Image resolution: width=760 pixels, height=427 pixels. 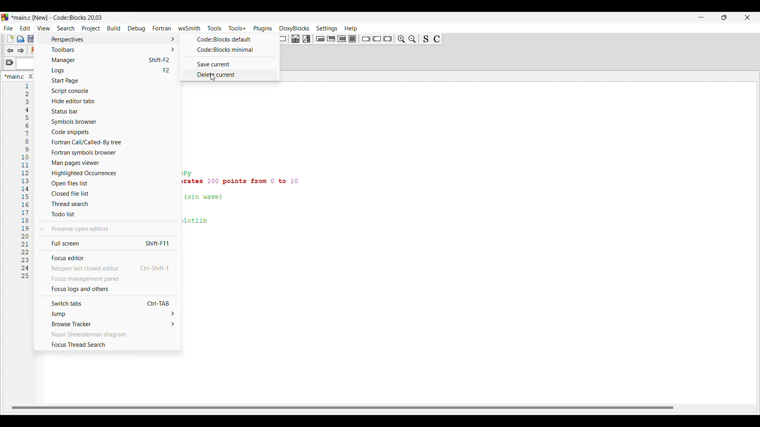 I want to click on 12345678|10111213141516171819202122232425, so click(x=25, y=184).